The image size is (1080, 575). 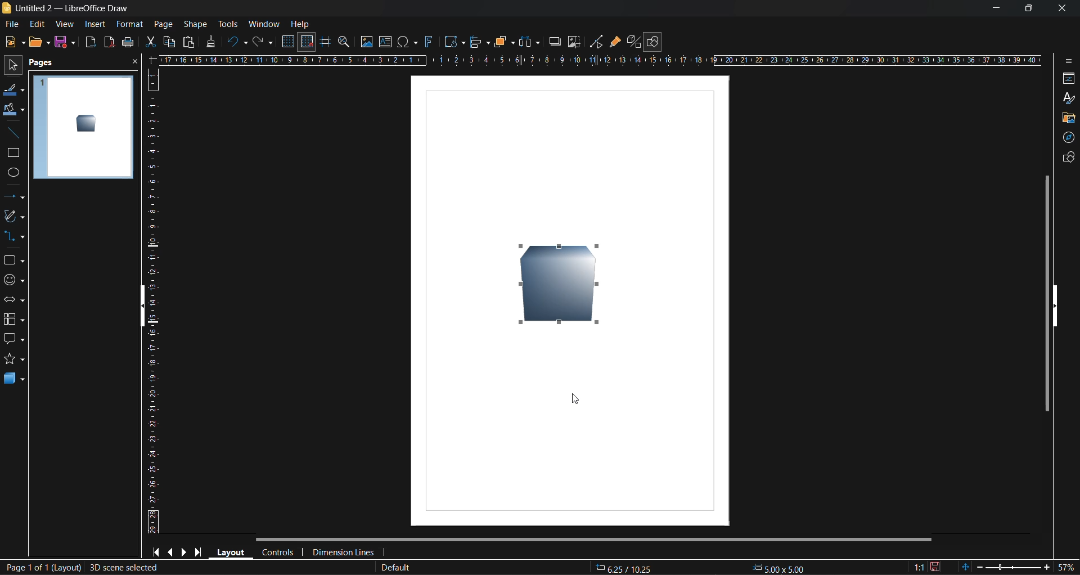 What do you see at coordinates (1060, 7) in the screenshot?
I see `close` at bounding box center [1060, 7].